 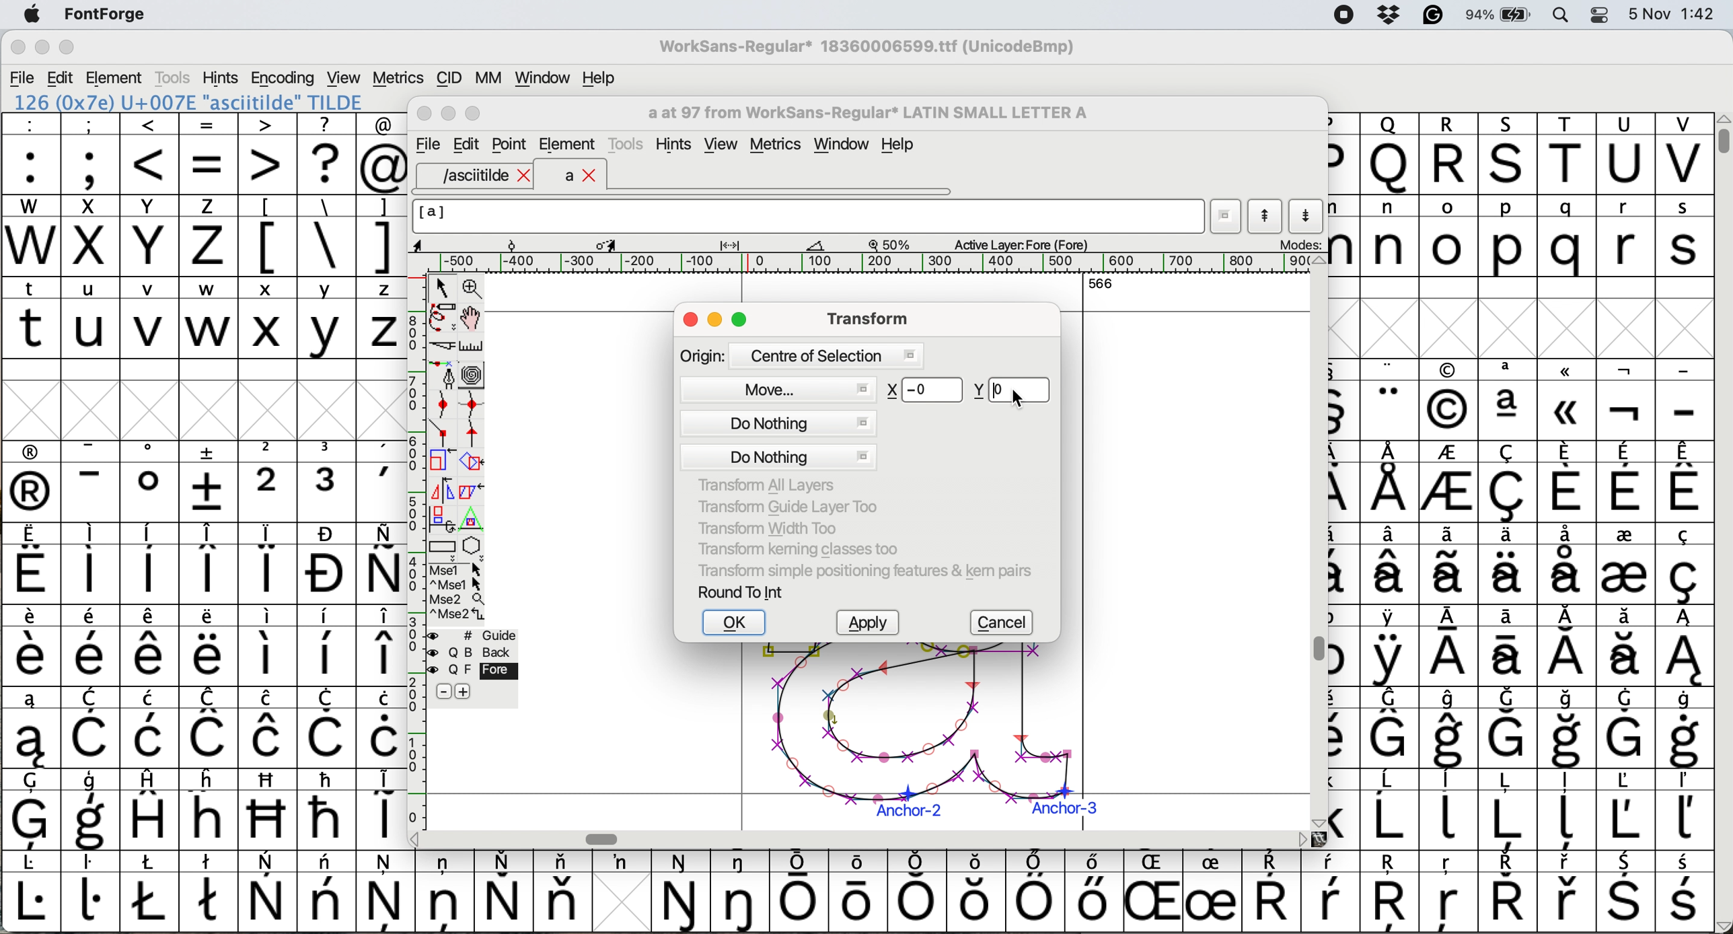 What do you see at coordinates (1685, 236) in the screenshot?
I see `s` at bounding box center [1685, 236].